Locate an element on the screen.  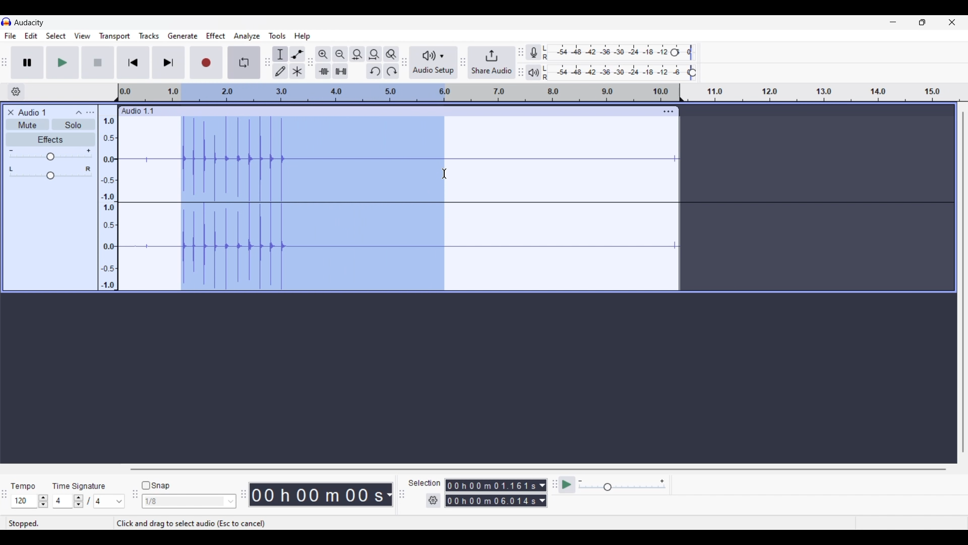
Close is located at coordinates (11, 113).